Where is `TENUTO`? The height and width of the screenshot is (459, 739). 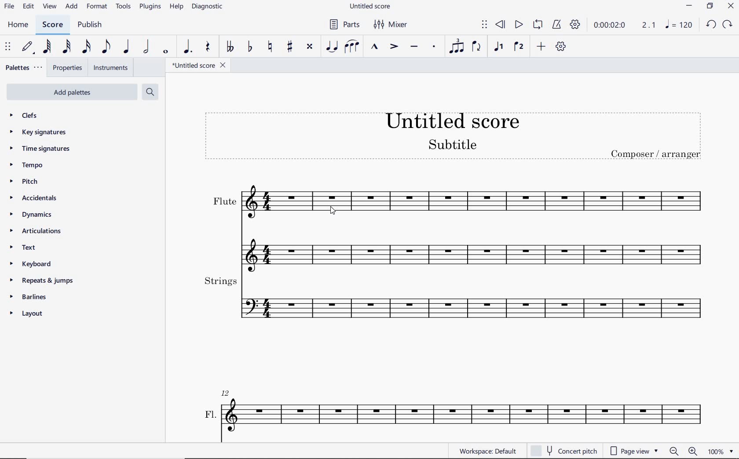
TENUTO is located at coordinates (414, 46).